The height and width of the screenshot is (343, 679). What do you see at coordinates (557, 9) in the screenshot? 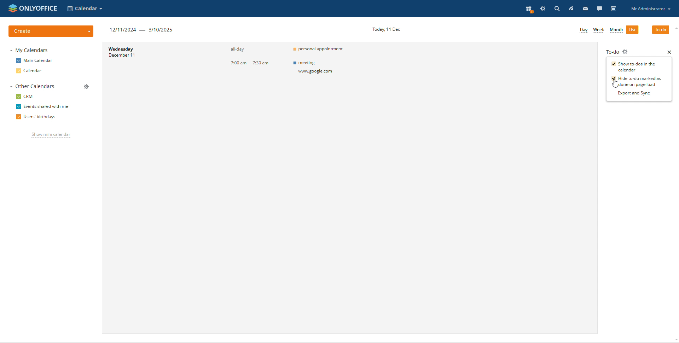
I see `search` at bounding box center [557, 9].